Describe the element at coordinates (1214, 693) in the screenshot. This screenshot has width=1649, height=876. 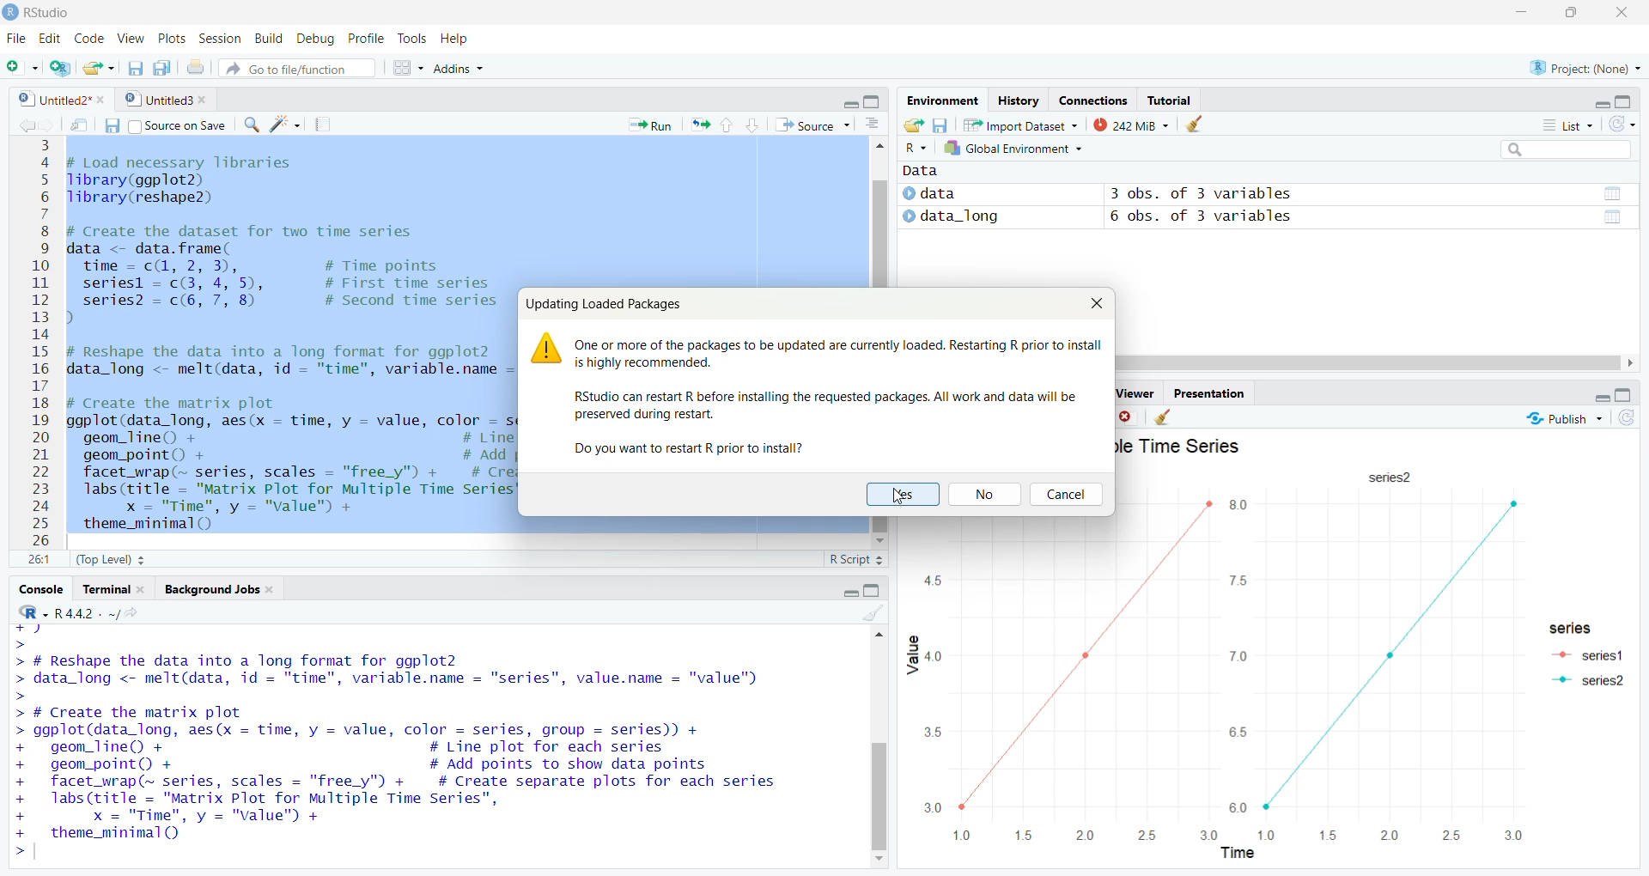
I see `Graph` at that location.